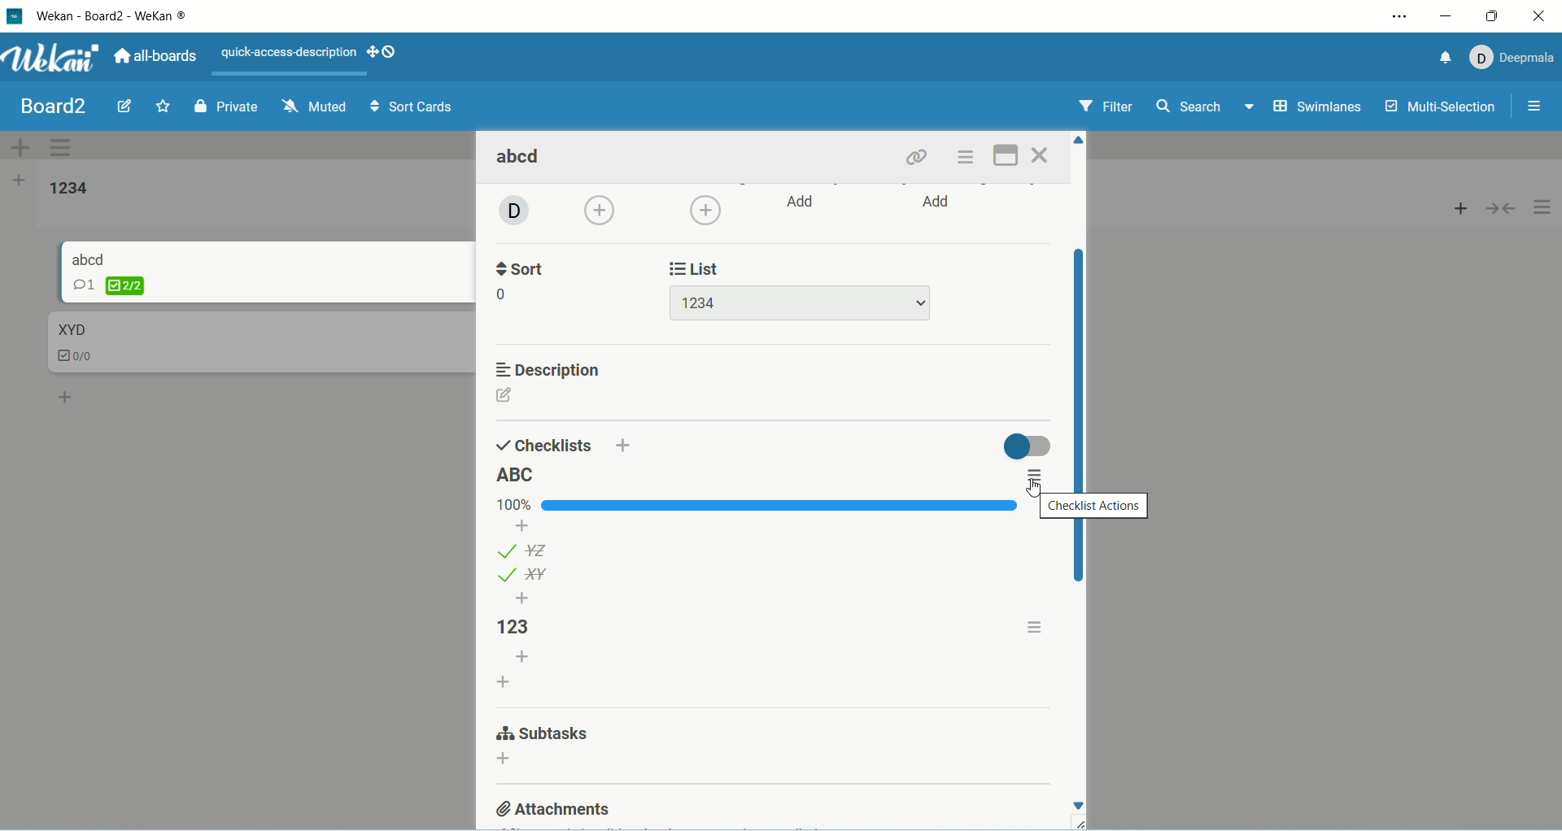 Image resolution: width=1562 pixels, height=831 pixels. Describe the element at coordinates (21, 181) in the screenshot. I see `add list` at that location.